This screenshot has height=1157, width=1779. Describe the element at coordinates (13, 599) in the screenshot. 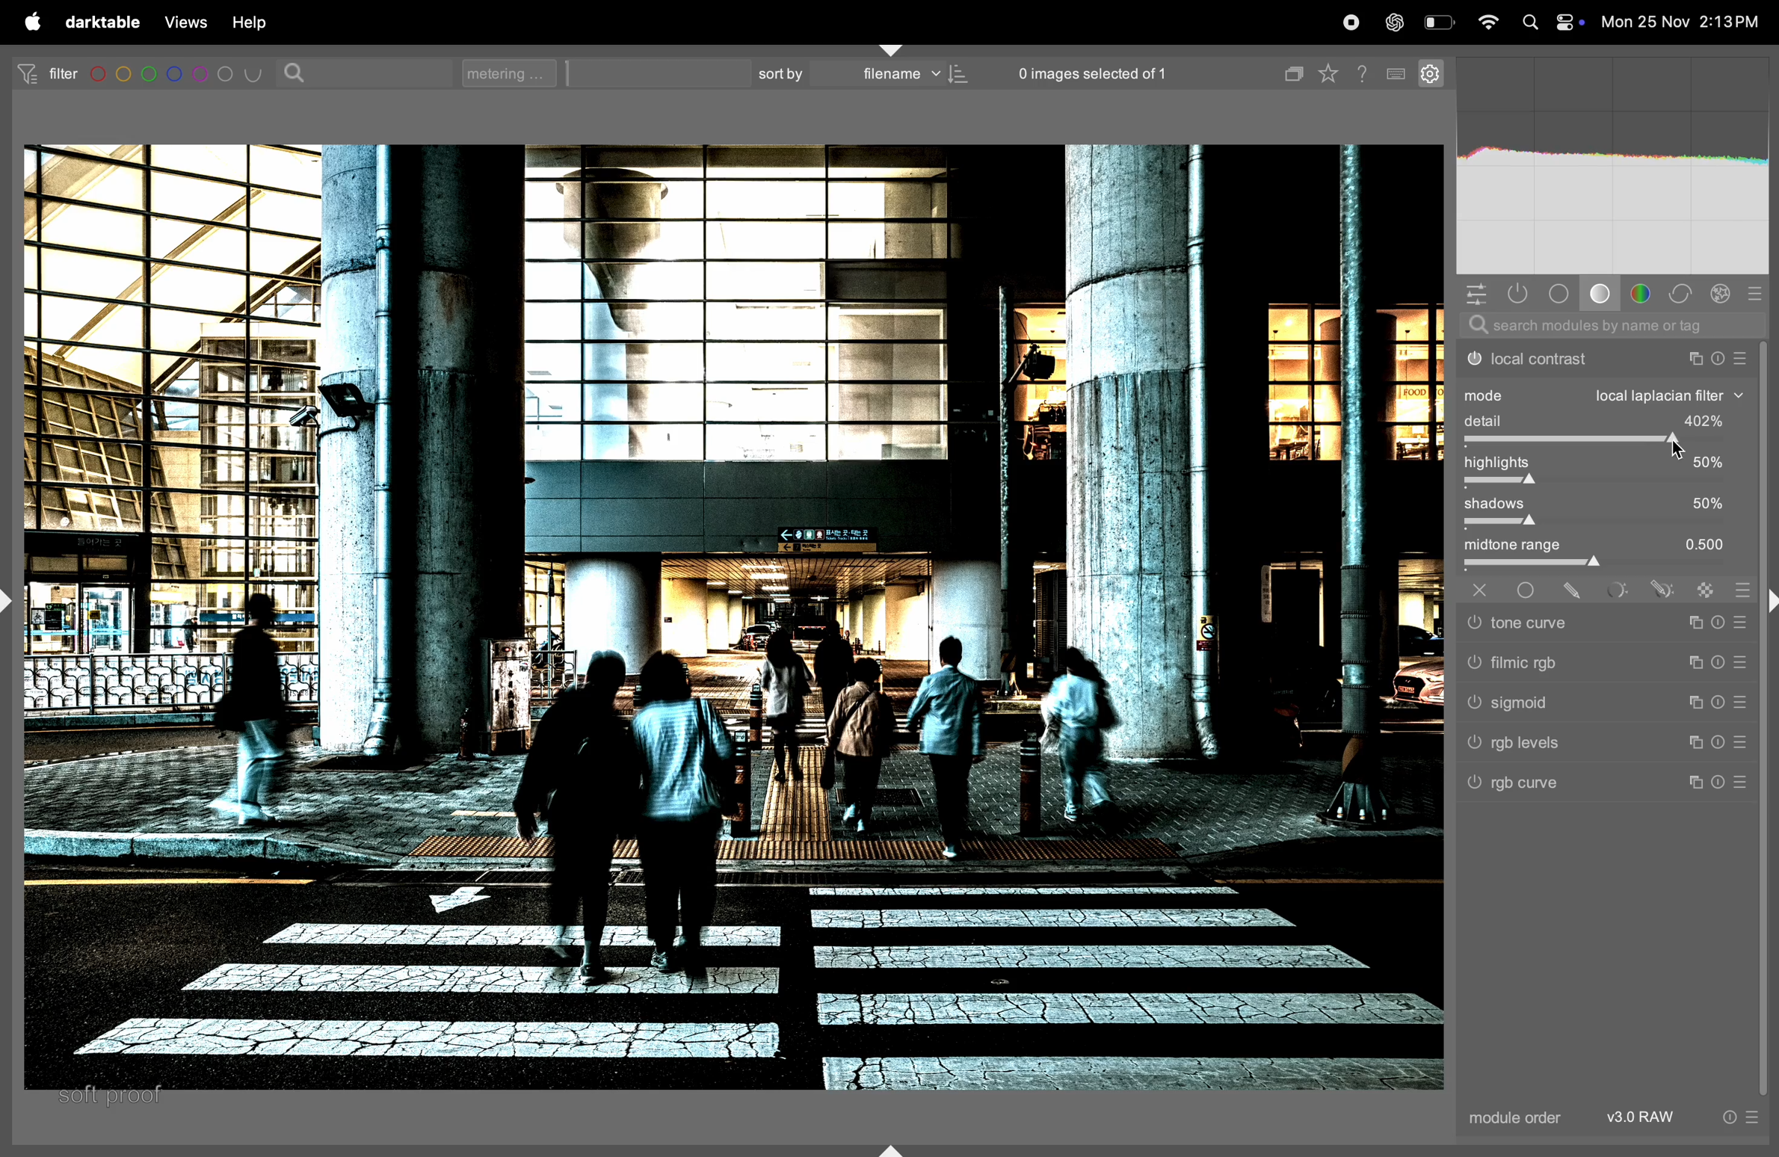

I see `shift+ctrl+l` at that location.